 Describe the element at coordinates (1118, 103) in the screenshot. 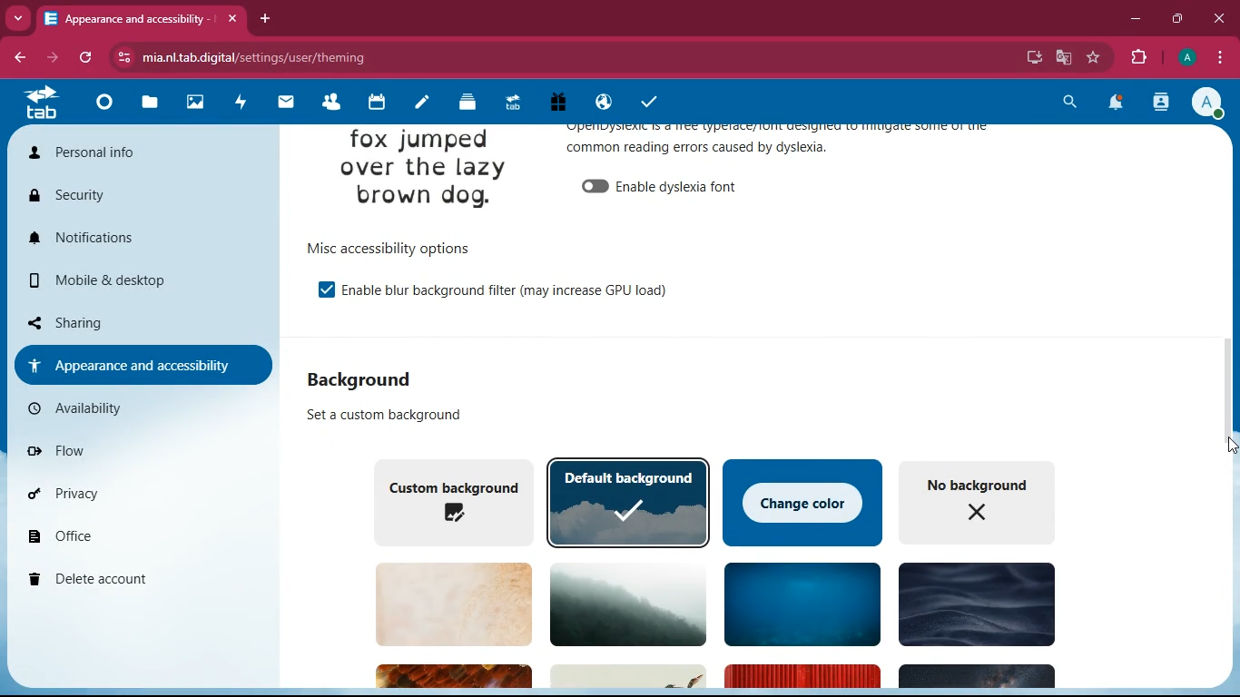

I see `notifications` at that location.